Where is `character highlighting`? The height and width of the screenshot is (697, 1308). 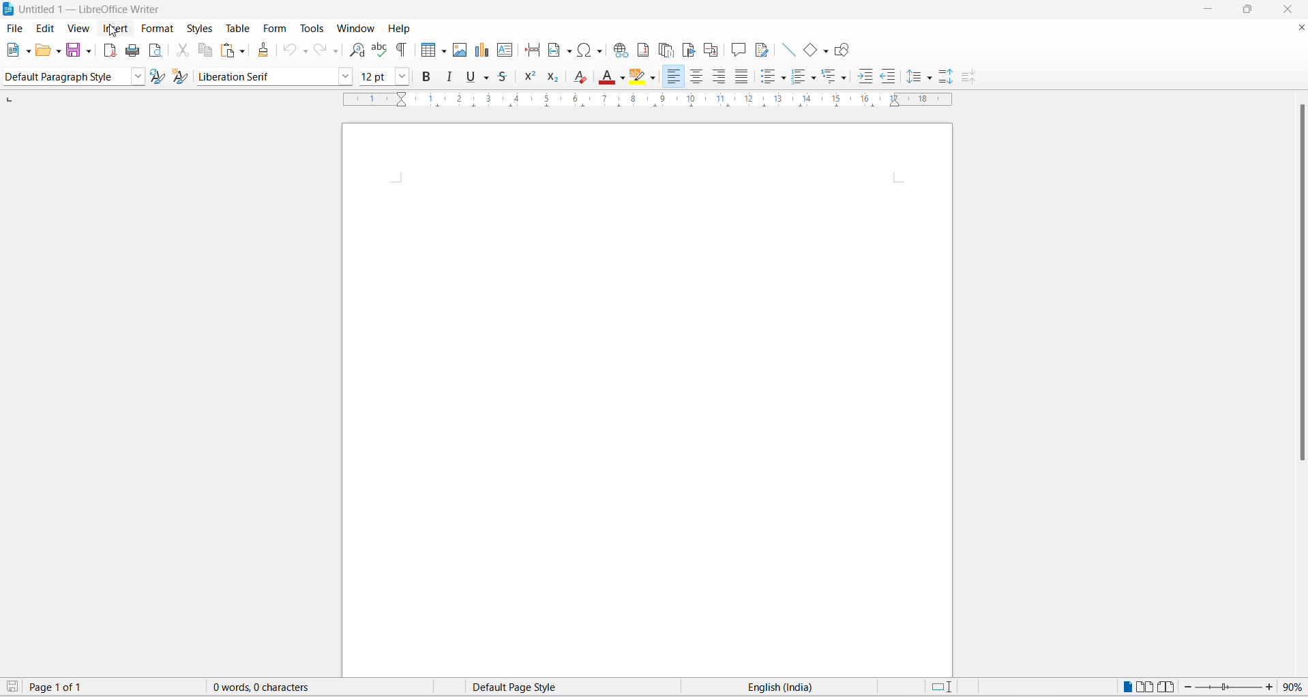 character highlighting is located at coordinates (638, 78).